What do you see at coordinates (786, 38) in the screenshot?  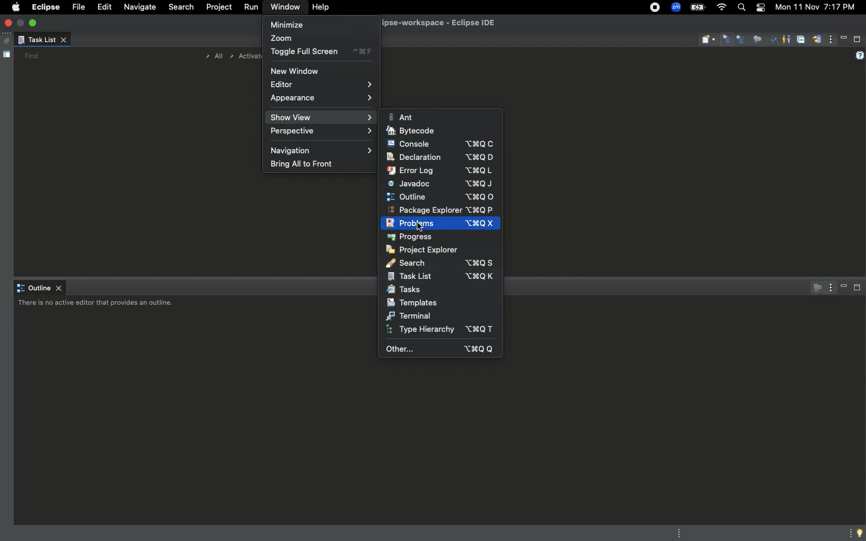 I see `Show only my tasks` at bounding box center [786, 38].